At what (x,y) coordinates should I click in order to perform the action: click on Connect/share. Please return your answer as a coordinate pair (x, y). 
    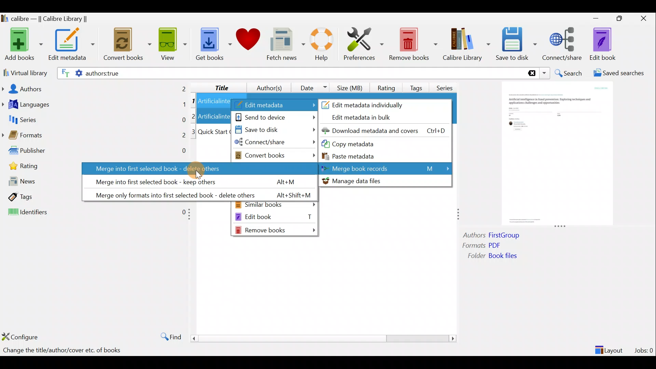
    Looking at the image, I should click on (275, 143).